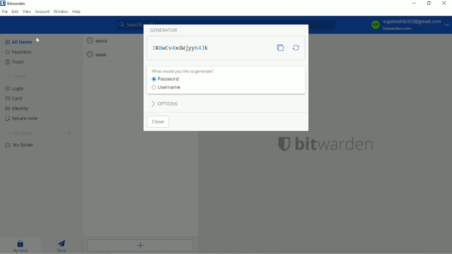  I want to click on No folder, so click(20, 145).